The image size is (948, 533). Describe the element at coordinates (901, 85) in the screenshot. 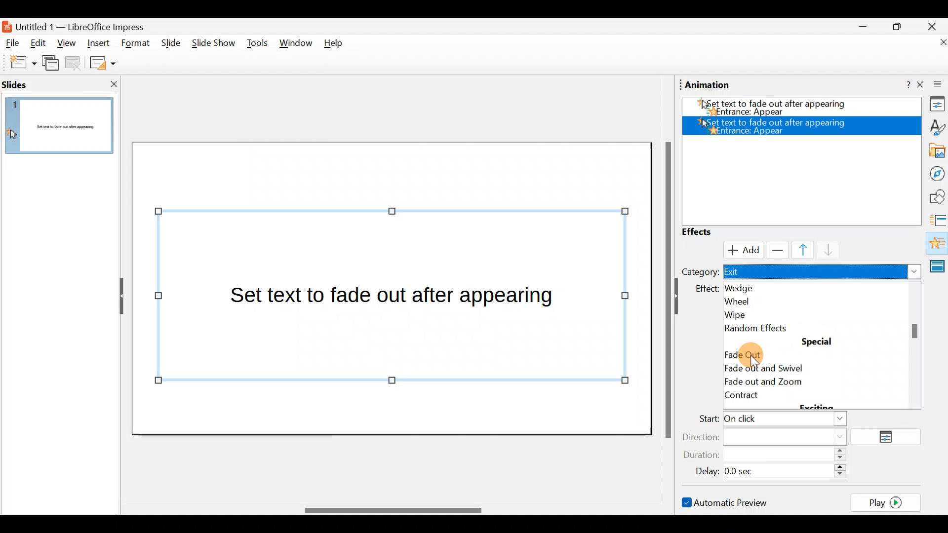

I see `Help` at that location.